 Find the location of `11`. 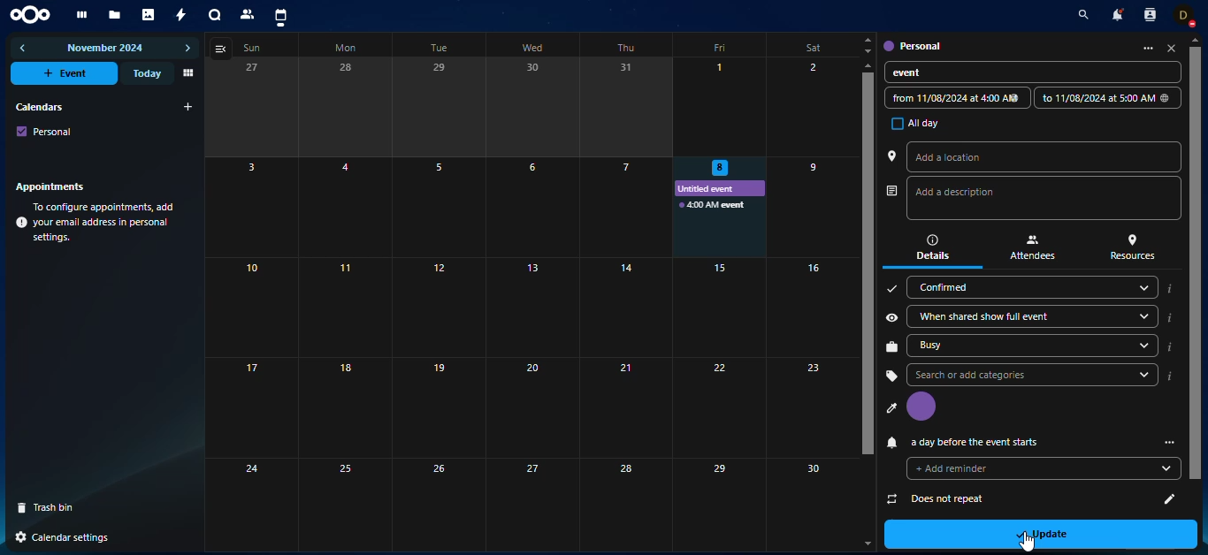

11 is located at coordinates (342, 308).